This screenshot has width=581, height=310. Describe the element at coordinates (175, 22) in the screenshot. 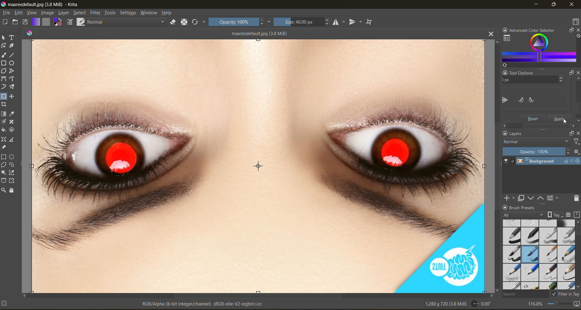

I see `set eraser mode` at that location.